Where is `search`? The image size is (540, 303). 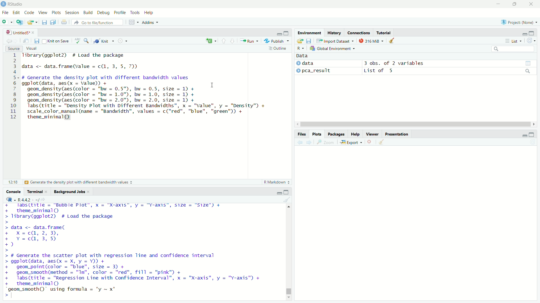 search is located at coordinates (528, 71).